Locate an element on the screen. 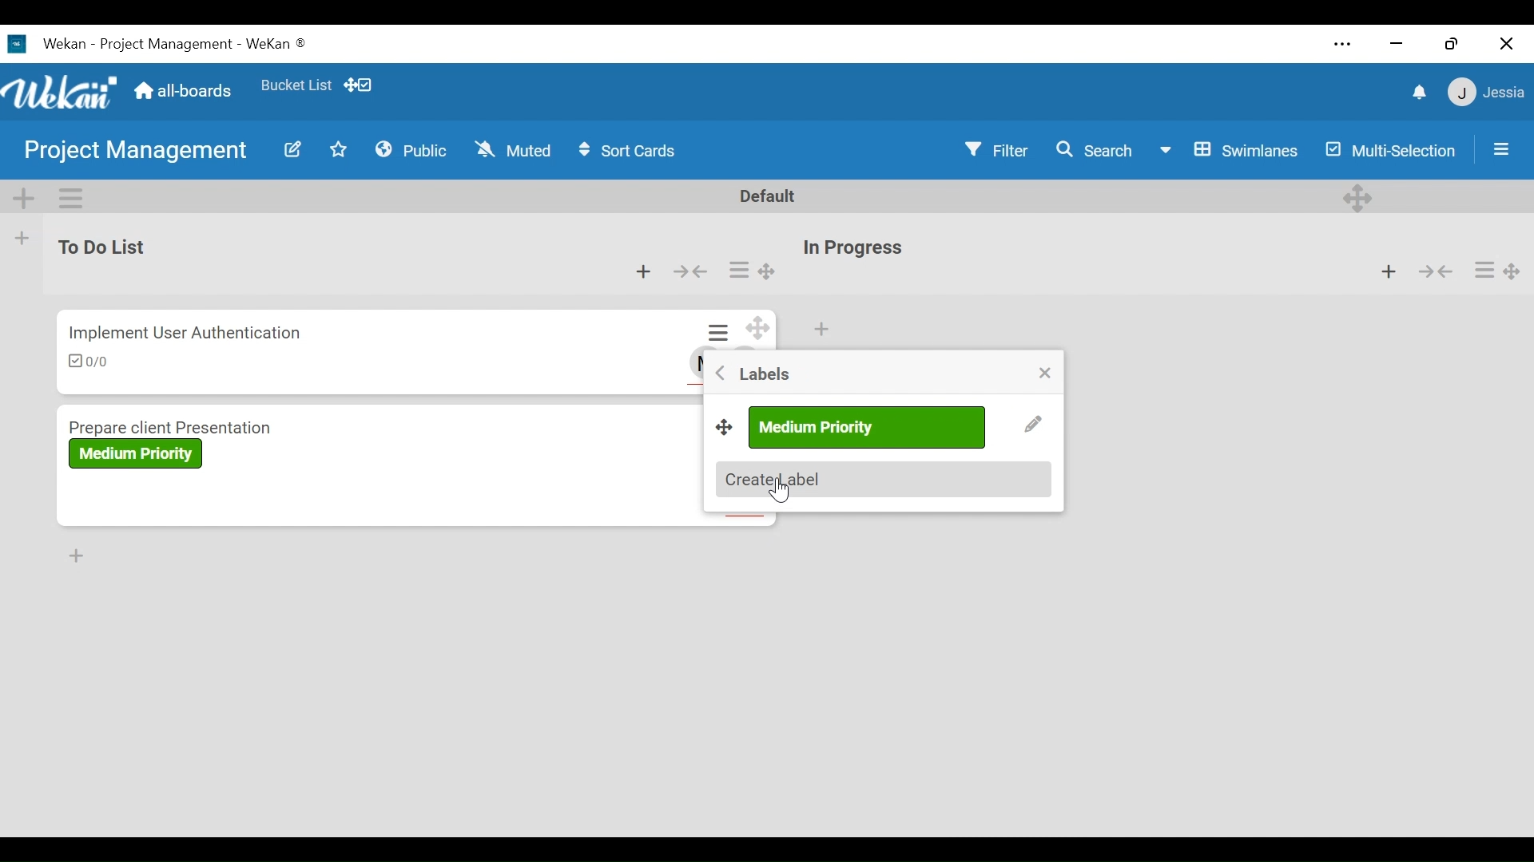  Public is located at coordinates (411, 148).